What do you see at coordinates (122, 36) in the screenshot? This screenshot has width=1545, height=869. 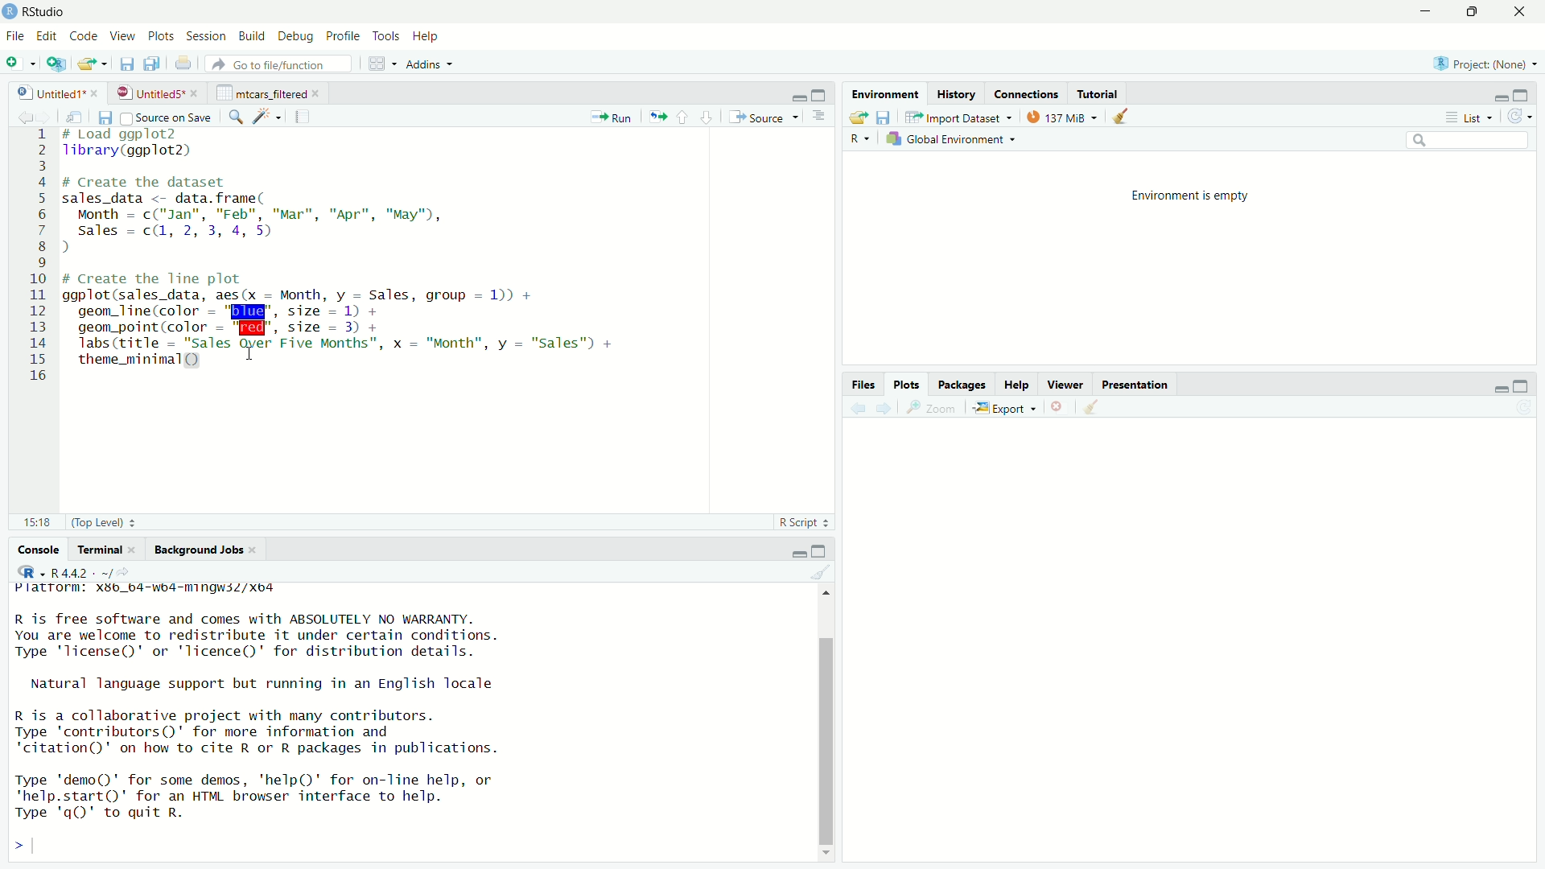 I see `view` at bounding box center [122, 36].